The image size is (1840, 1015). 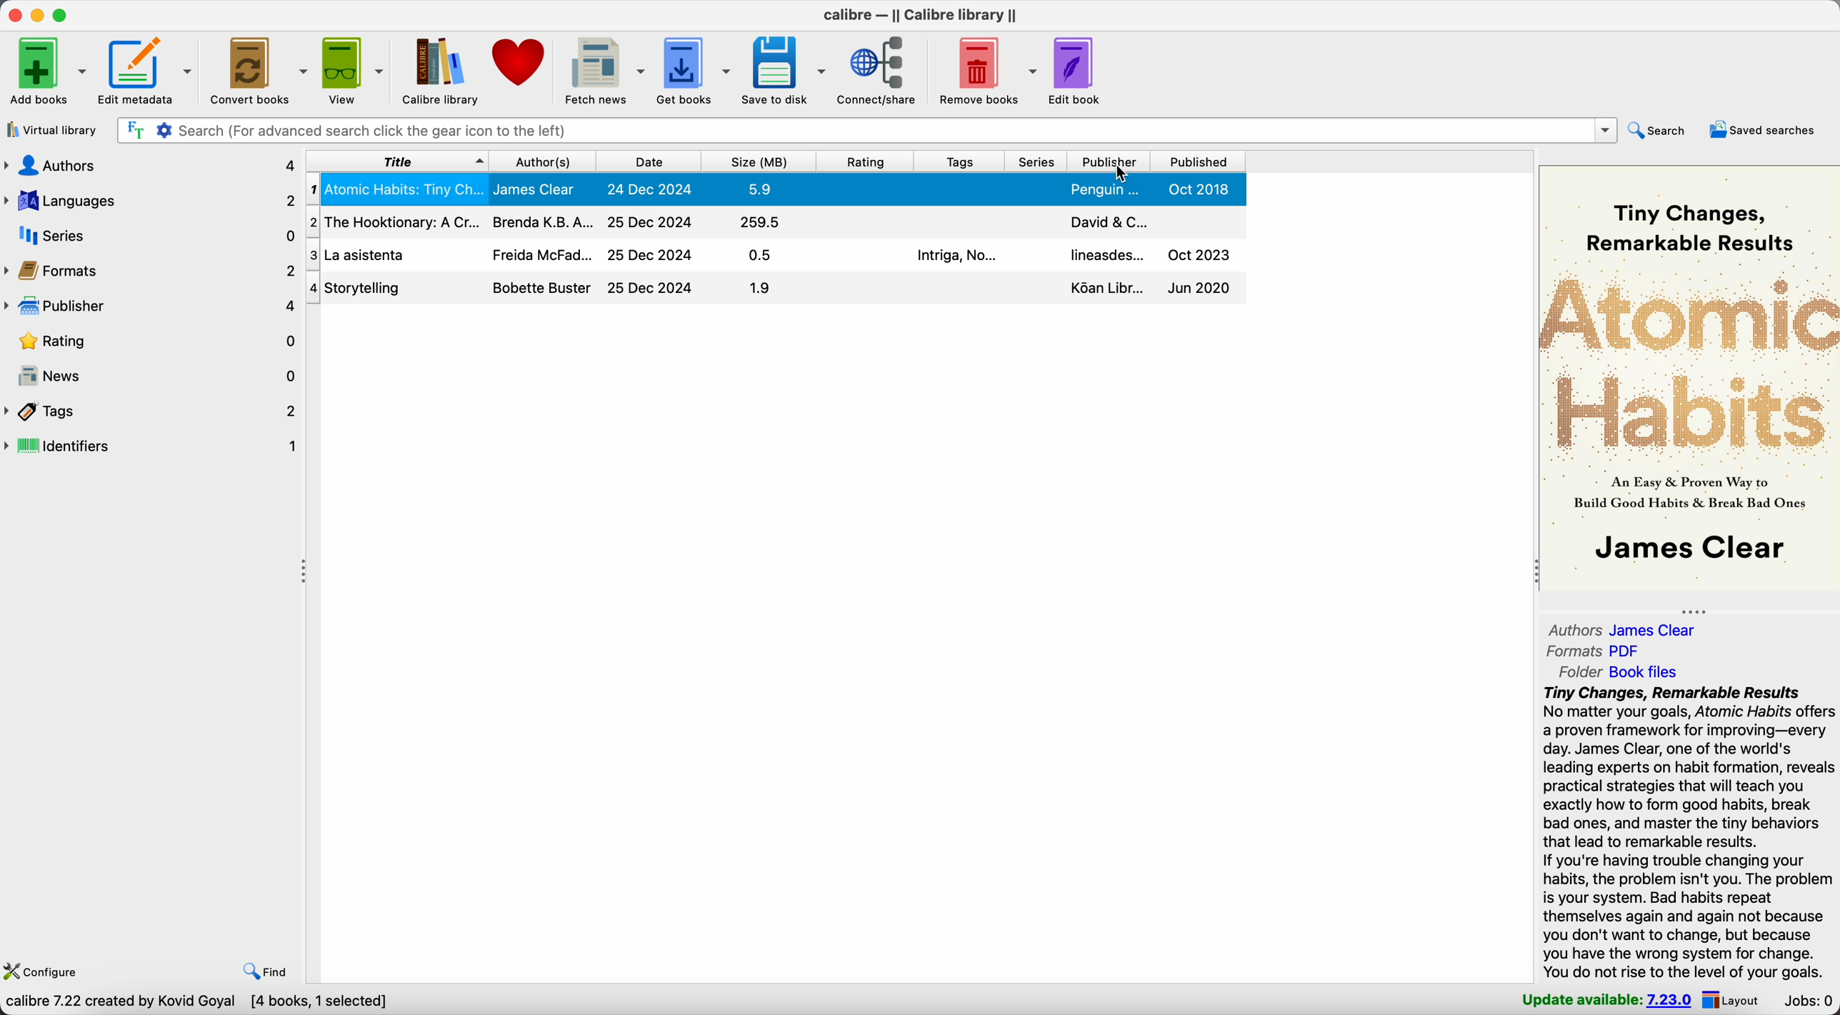 What do you see at coordinates (1199, 289) in the screenshot?
I see `Jun 2020` at bounding box center [1199, 289].